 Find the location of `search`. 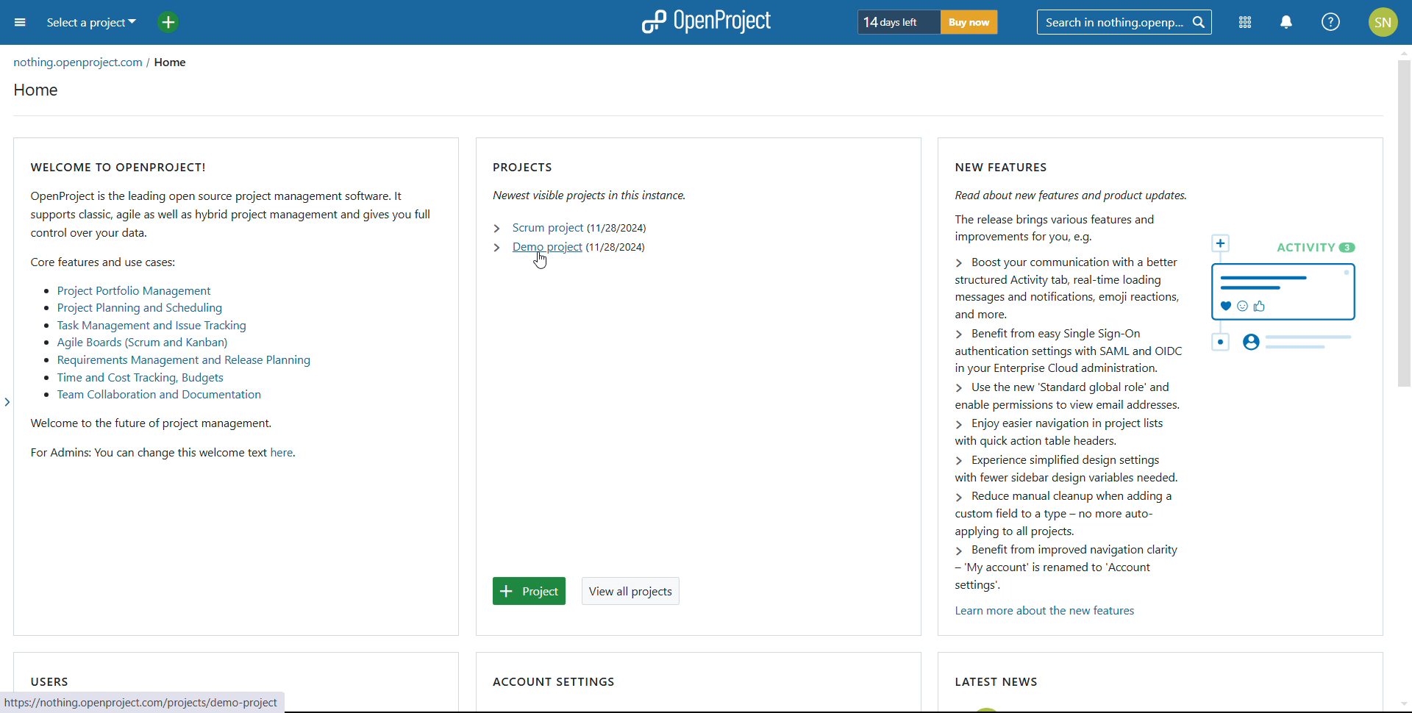

search is located at coordinates (1124, 22).